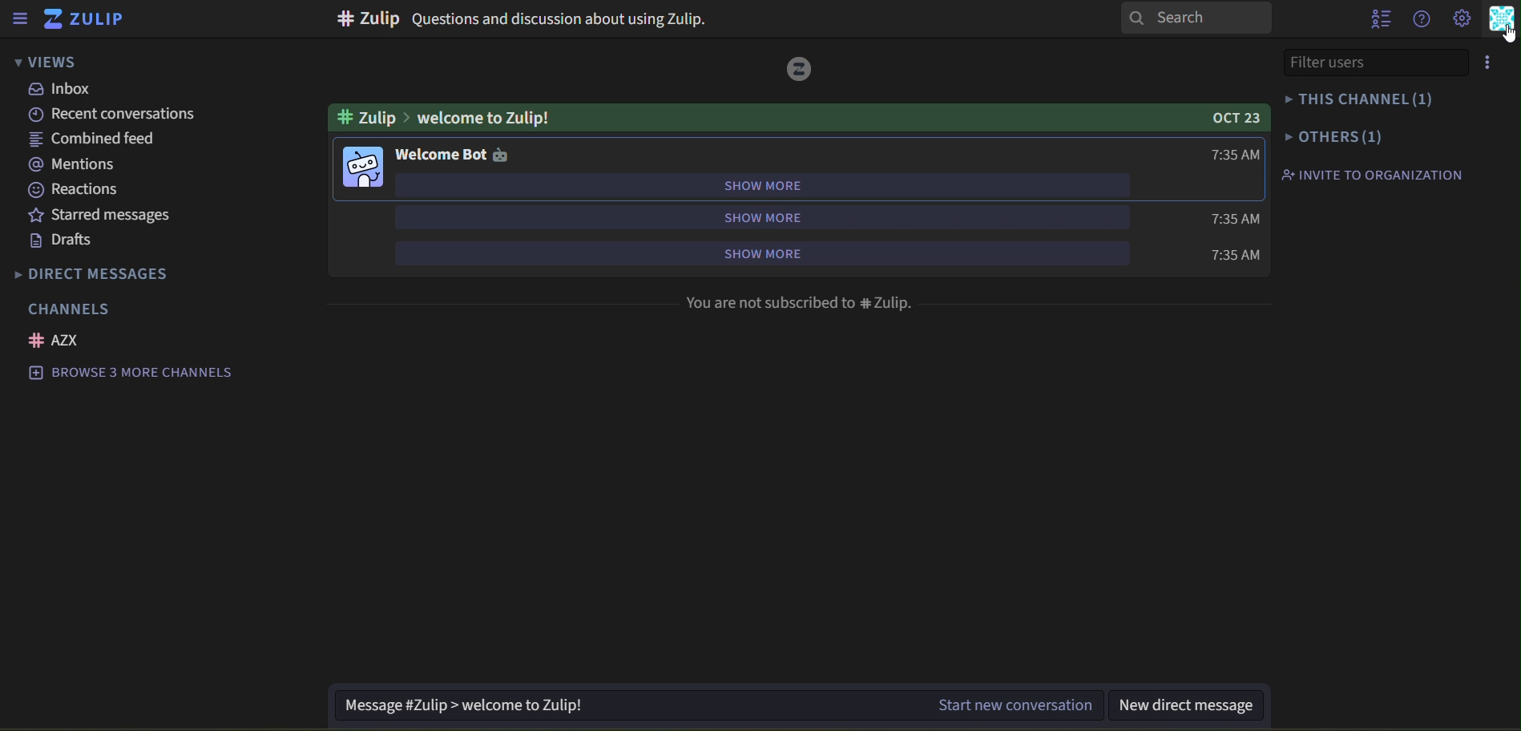  I want to click on mentions, so click(73, 164).